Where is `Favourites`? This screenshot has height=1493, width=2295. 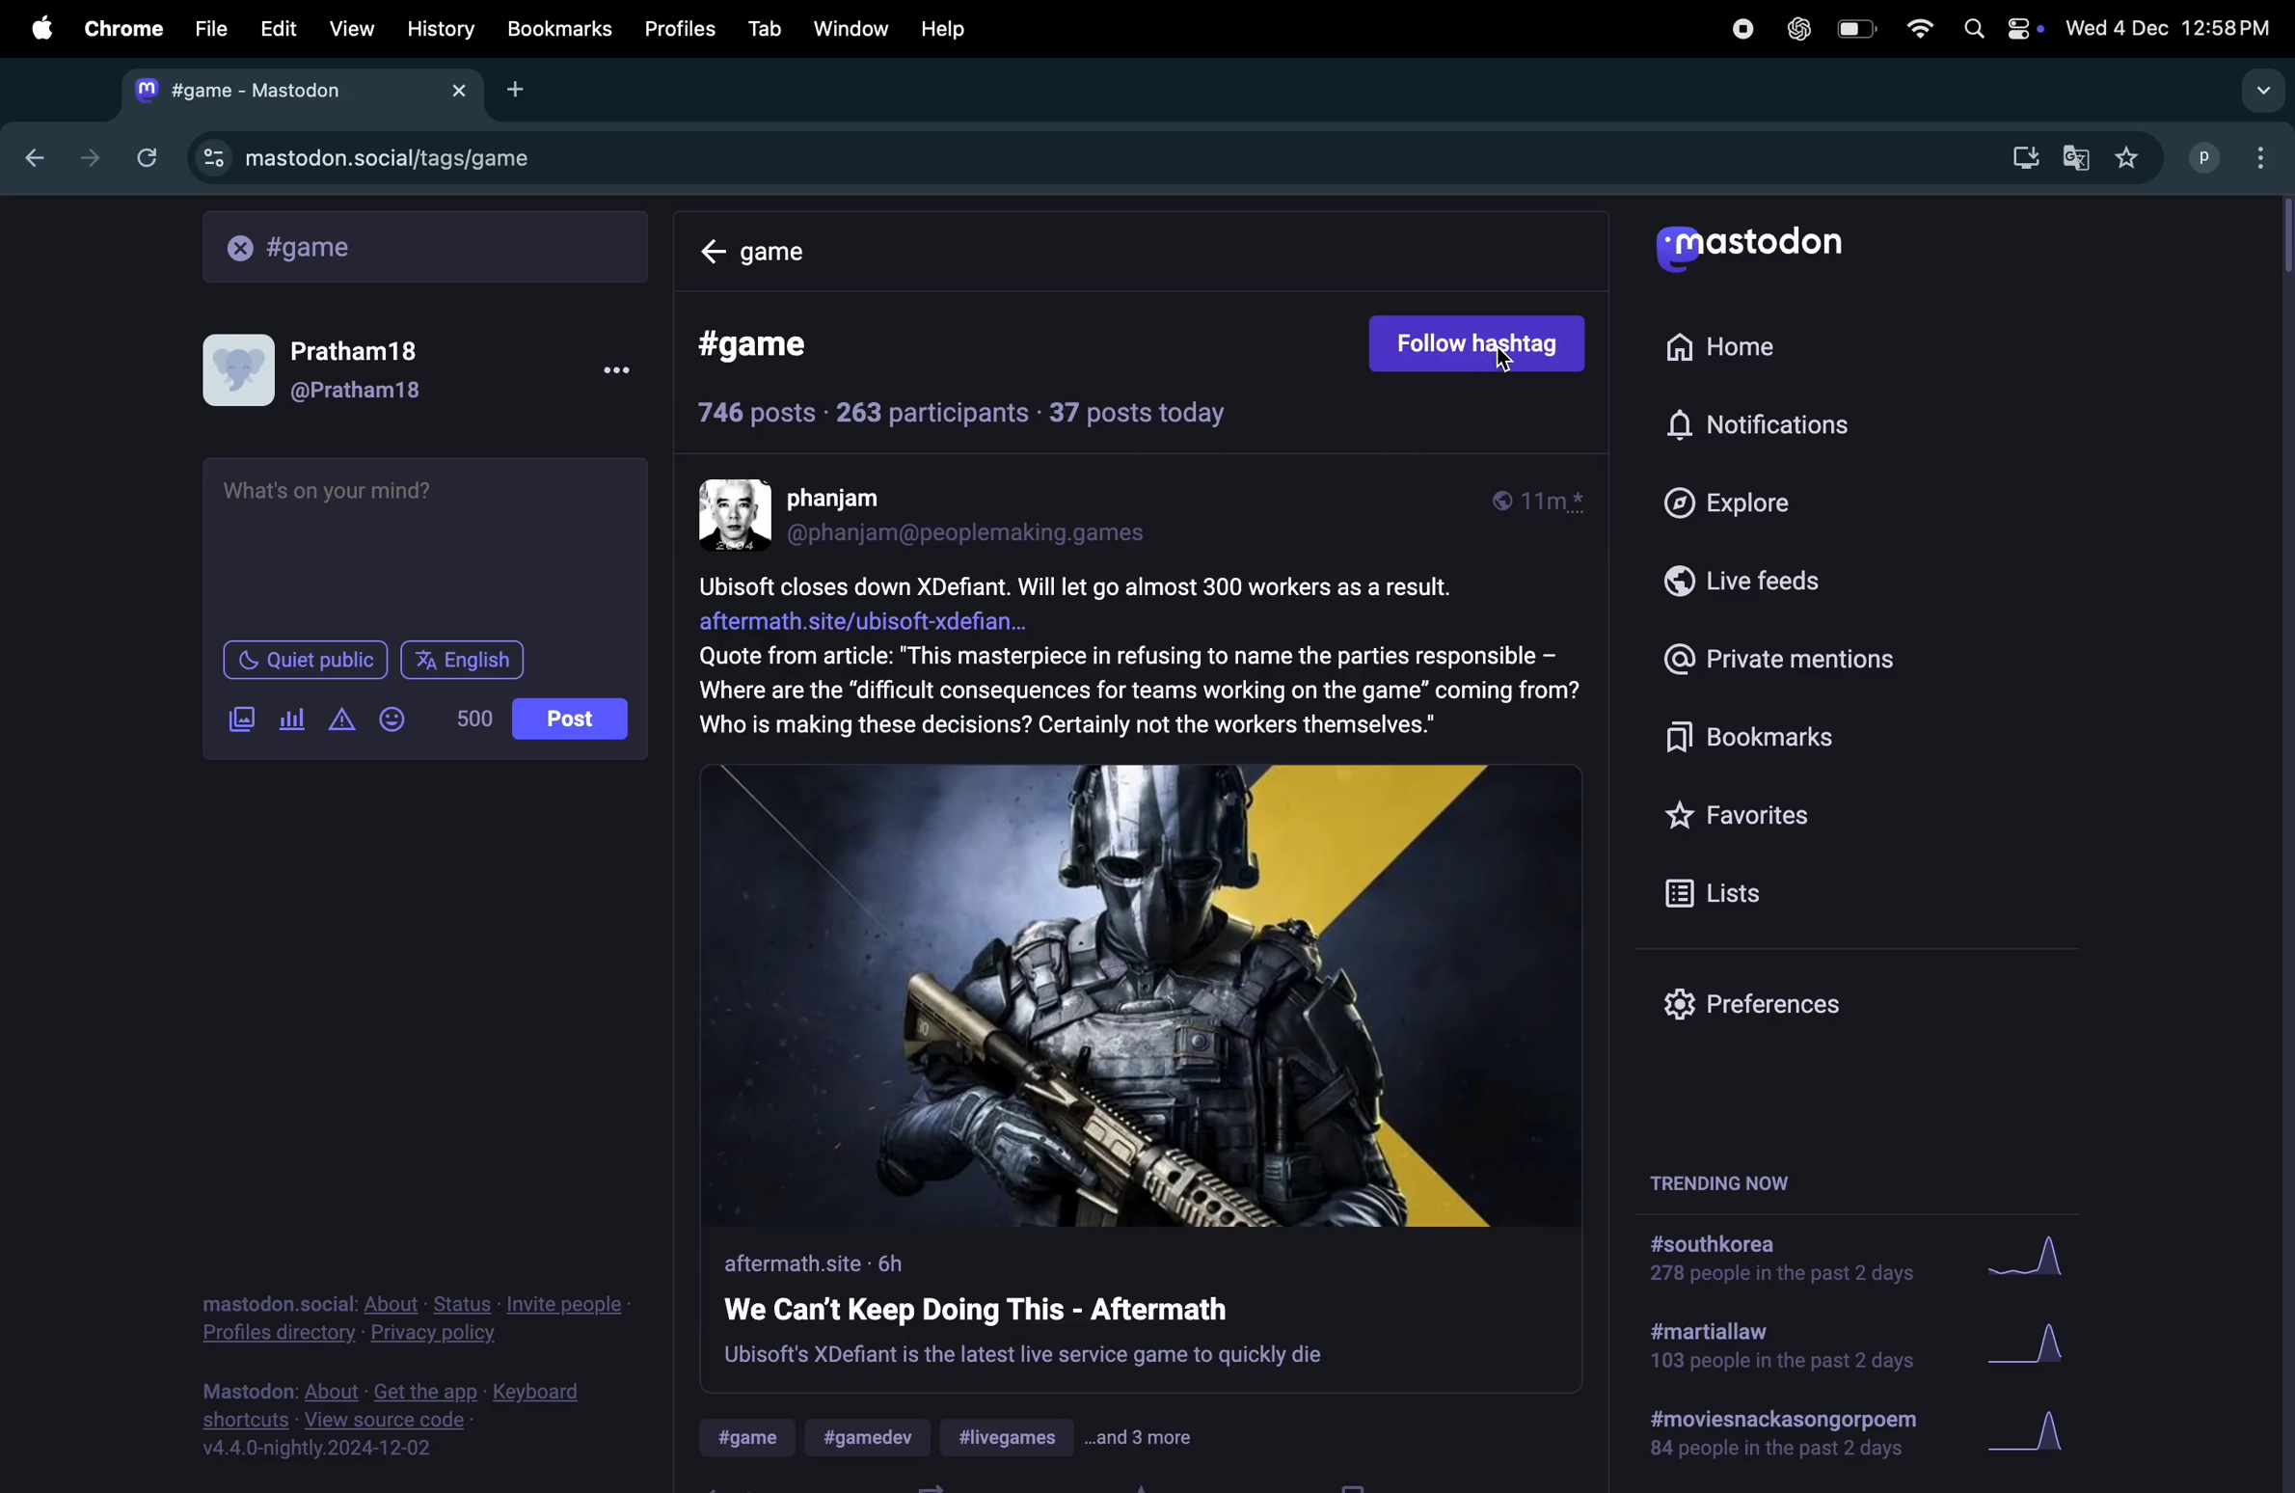 Favourites is located at coordinates (1753, 815).